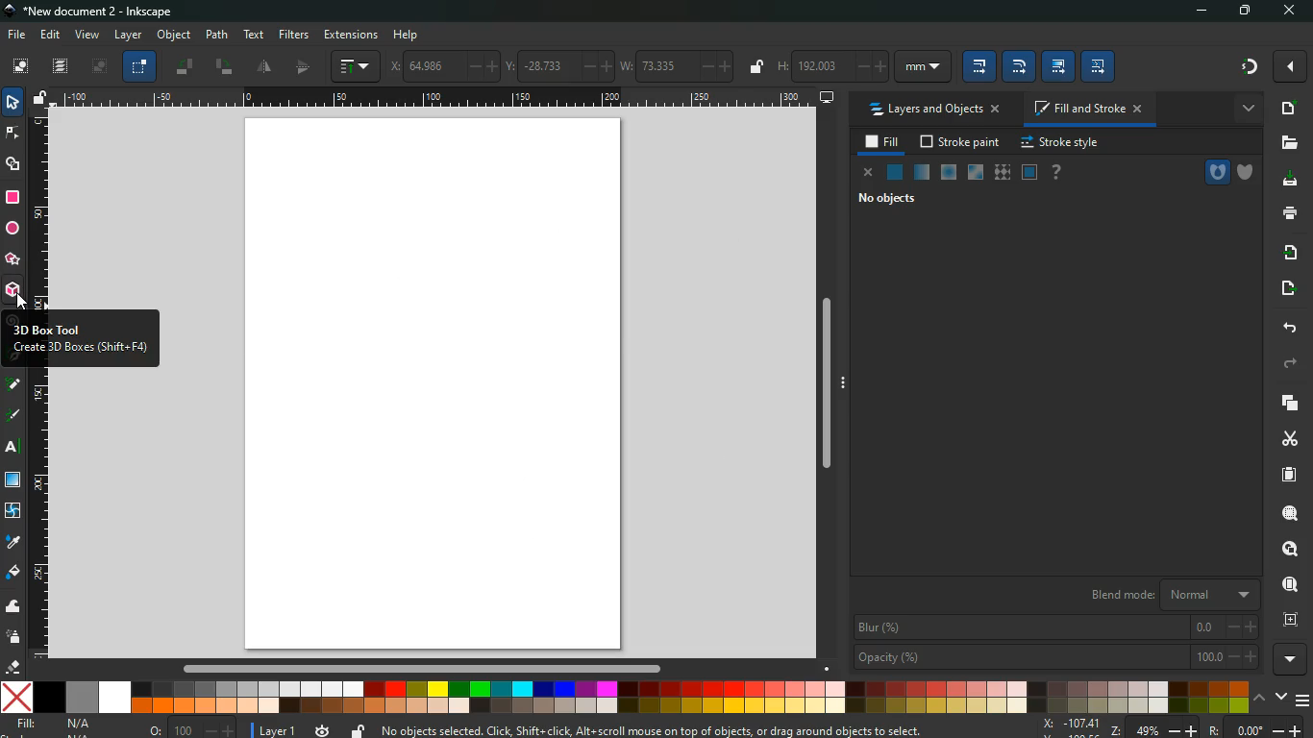  Describe the element at coordinates (306, 66) in the screenshot. I see `half` at that location.